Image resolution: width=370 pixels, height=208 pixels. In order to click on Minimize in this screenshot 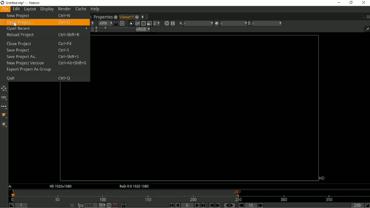, I will do `click(338, 2)`.